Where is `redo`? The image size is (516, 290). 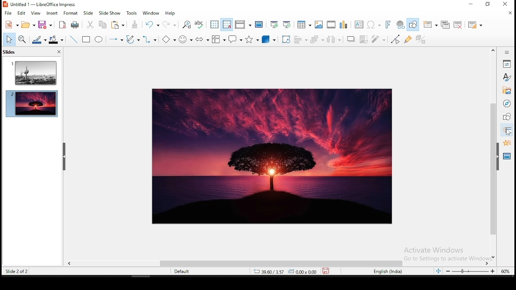 redo is located at coordinates (171, 25).